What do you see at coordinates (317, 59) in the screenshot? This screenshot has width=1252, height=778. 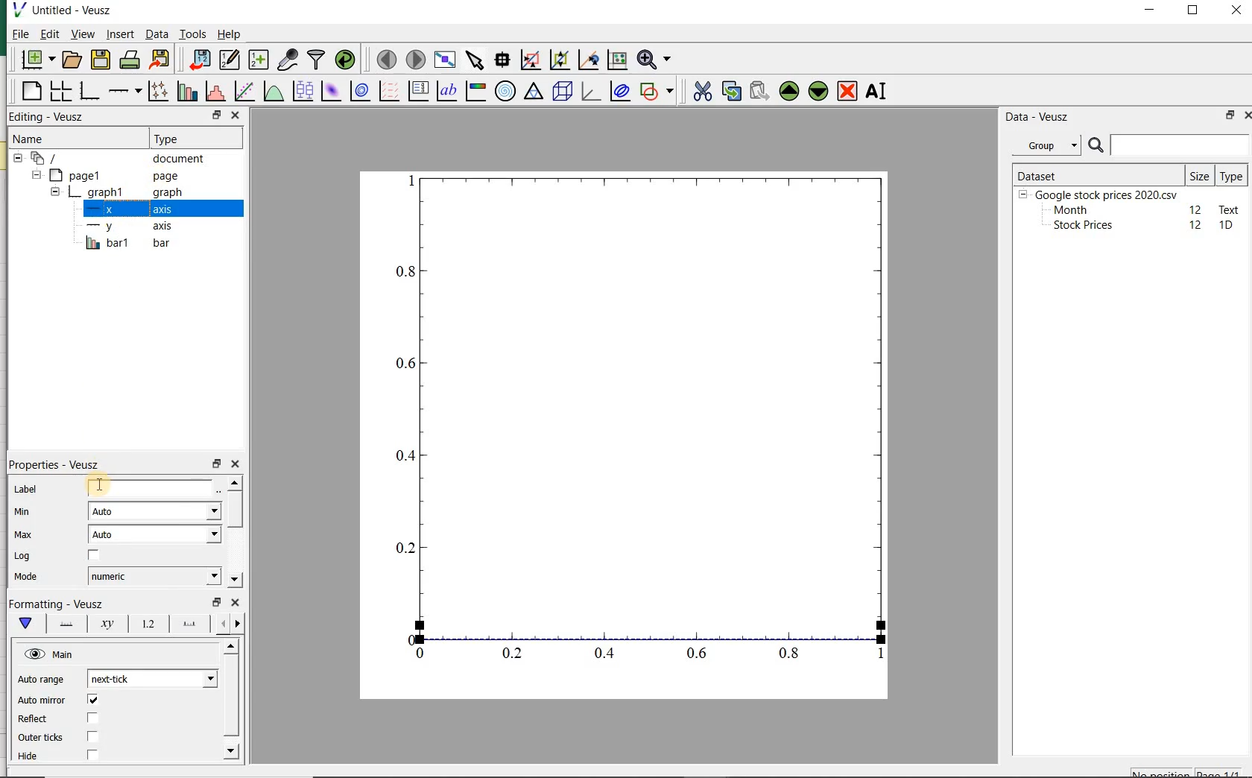 I see `filter data` at bounding box center [317, 59].